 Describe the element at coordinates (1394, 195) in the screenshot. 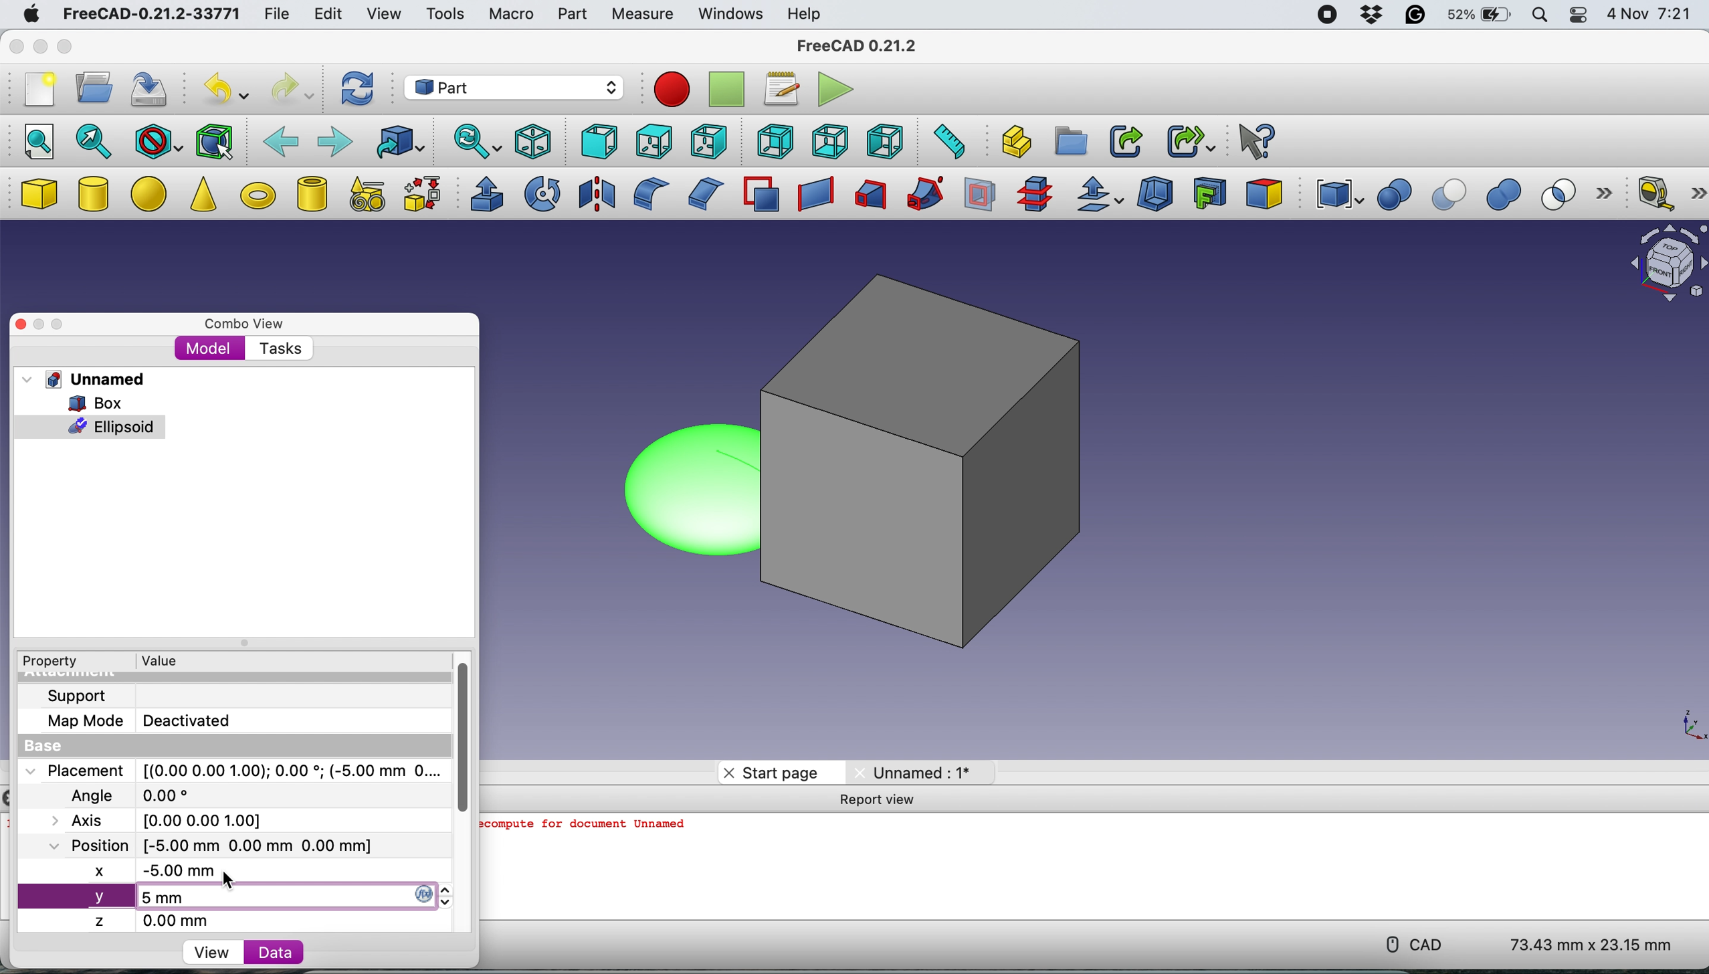

I see `boolean` at that location.